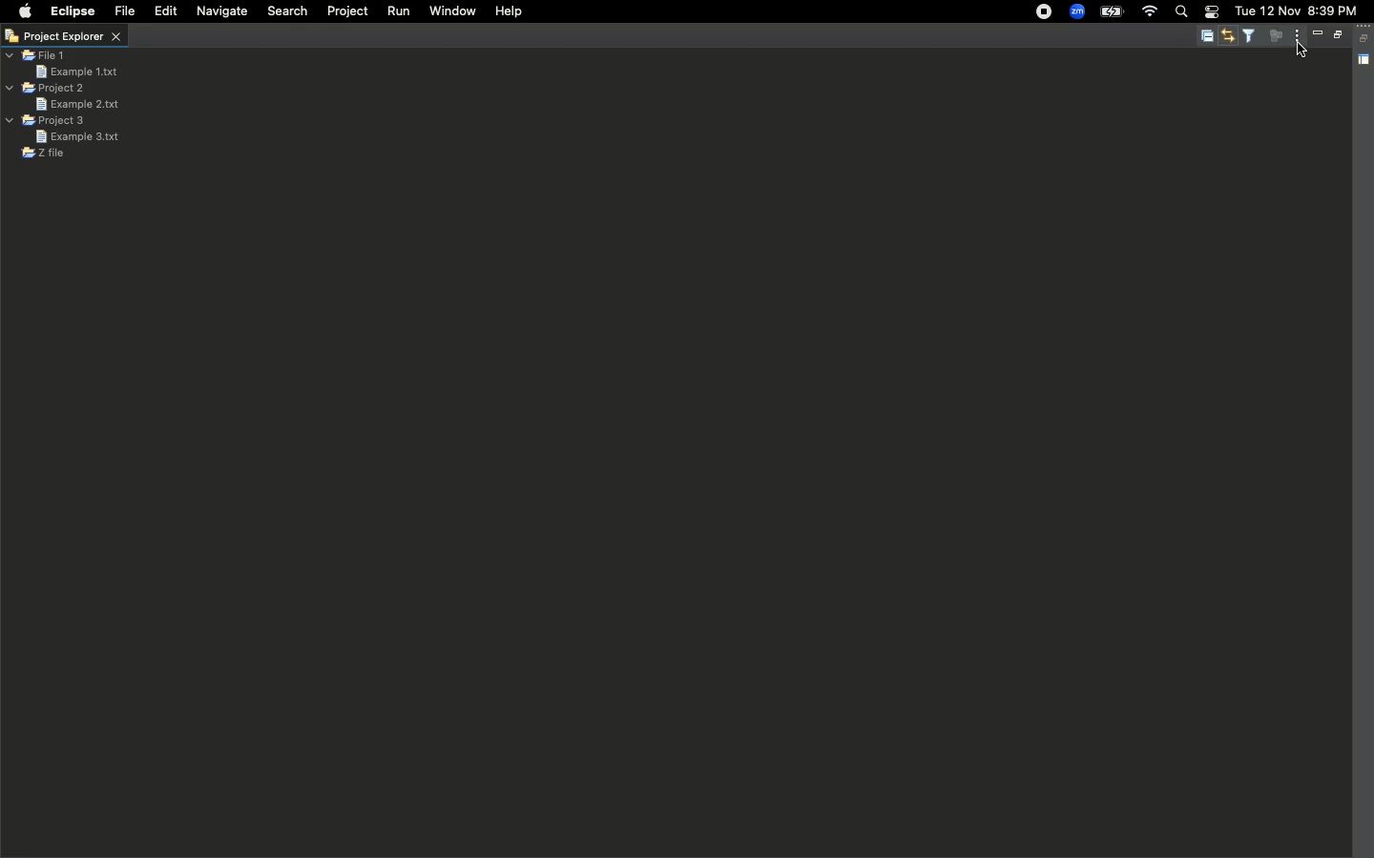 The height and width of the screenshot is (858, 1374). I want to click on Zoom, so click(1076, 11).